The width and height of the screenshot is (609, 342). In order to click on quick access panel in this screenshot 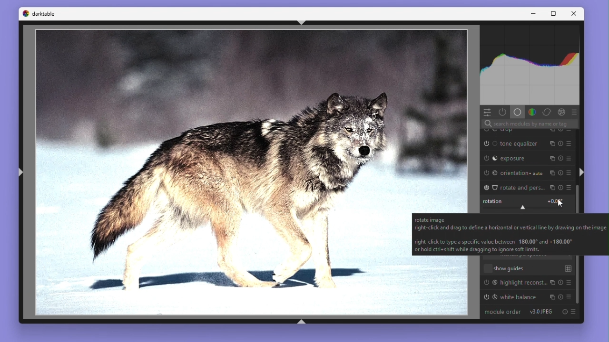, I will do `click(488, 112)`.